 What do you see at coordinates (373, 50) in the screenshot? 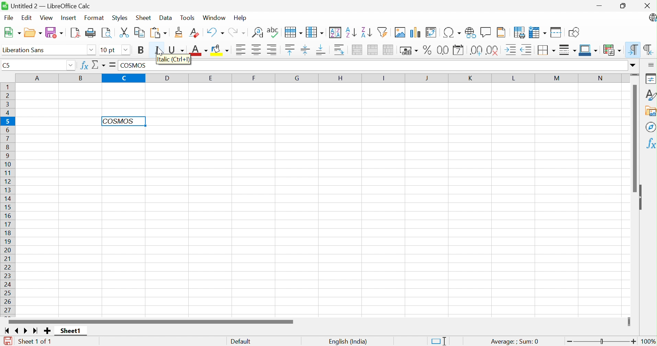
I see `Merge cells` at bounding box center [373, 50].